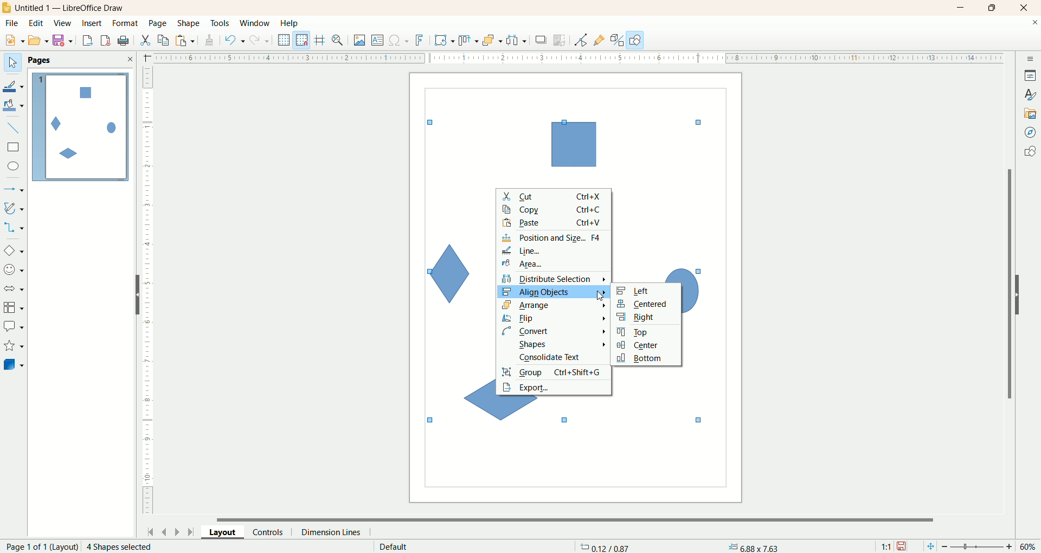  Describe the element at coordinates (448, 269) in the screenshot. I see `unselected shape` at that location.